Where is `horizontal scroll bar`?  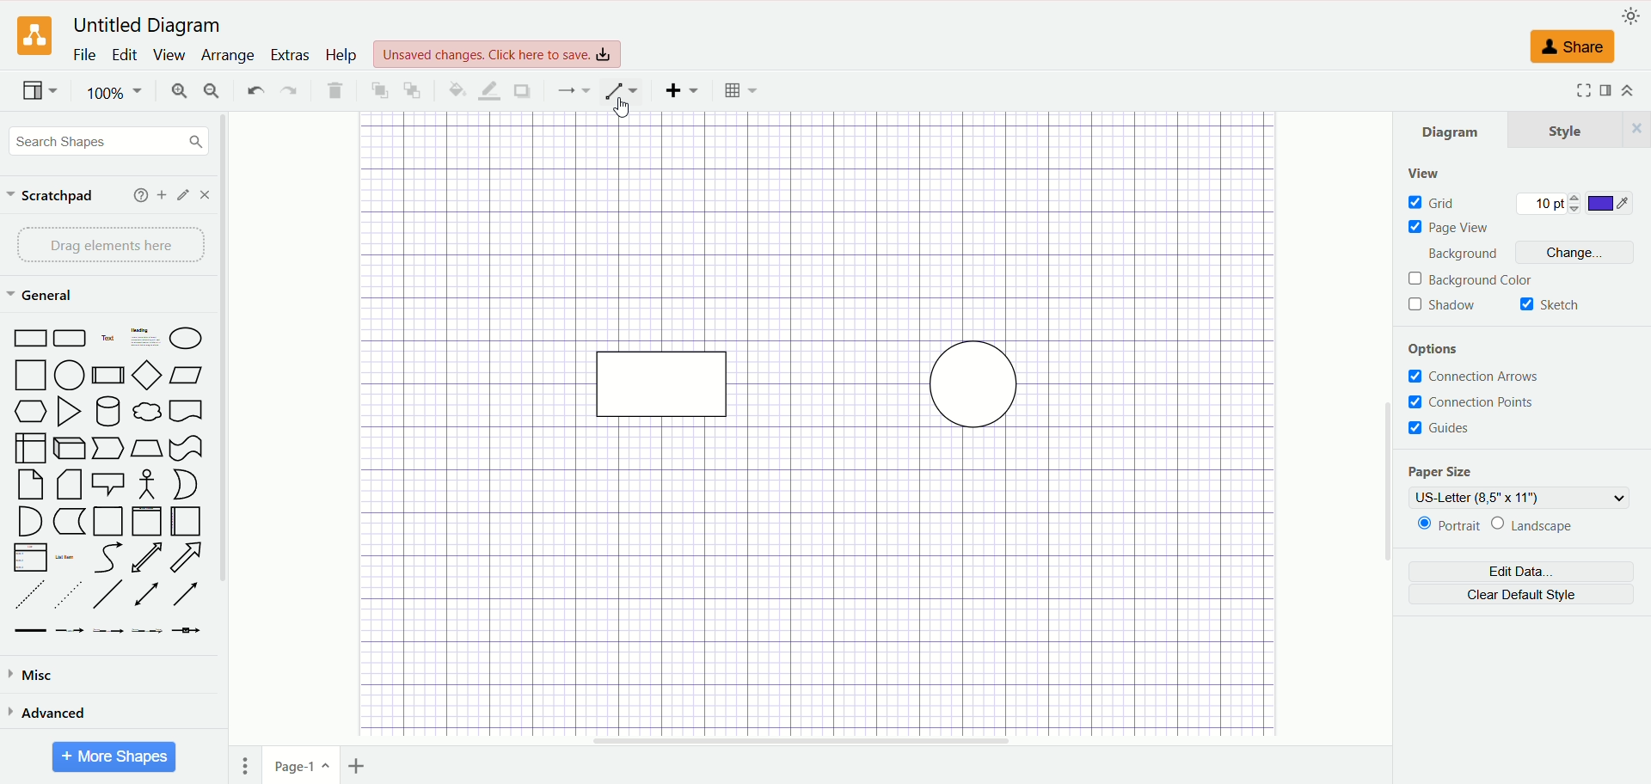 horizontal scroll bar is located at coordinates (819, 737).